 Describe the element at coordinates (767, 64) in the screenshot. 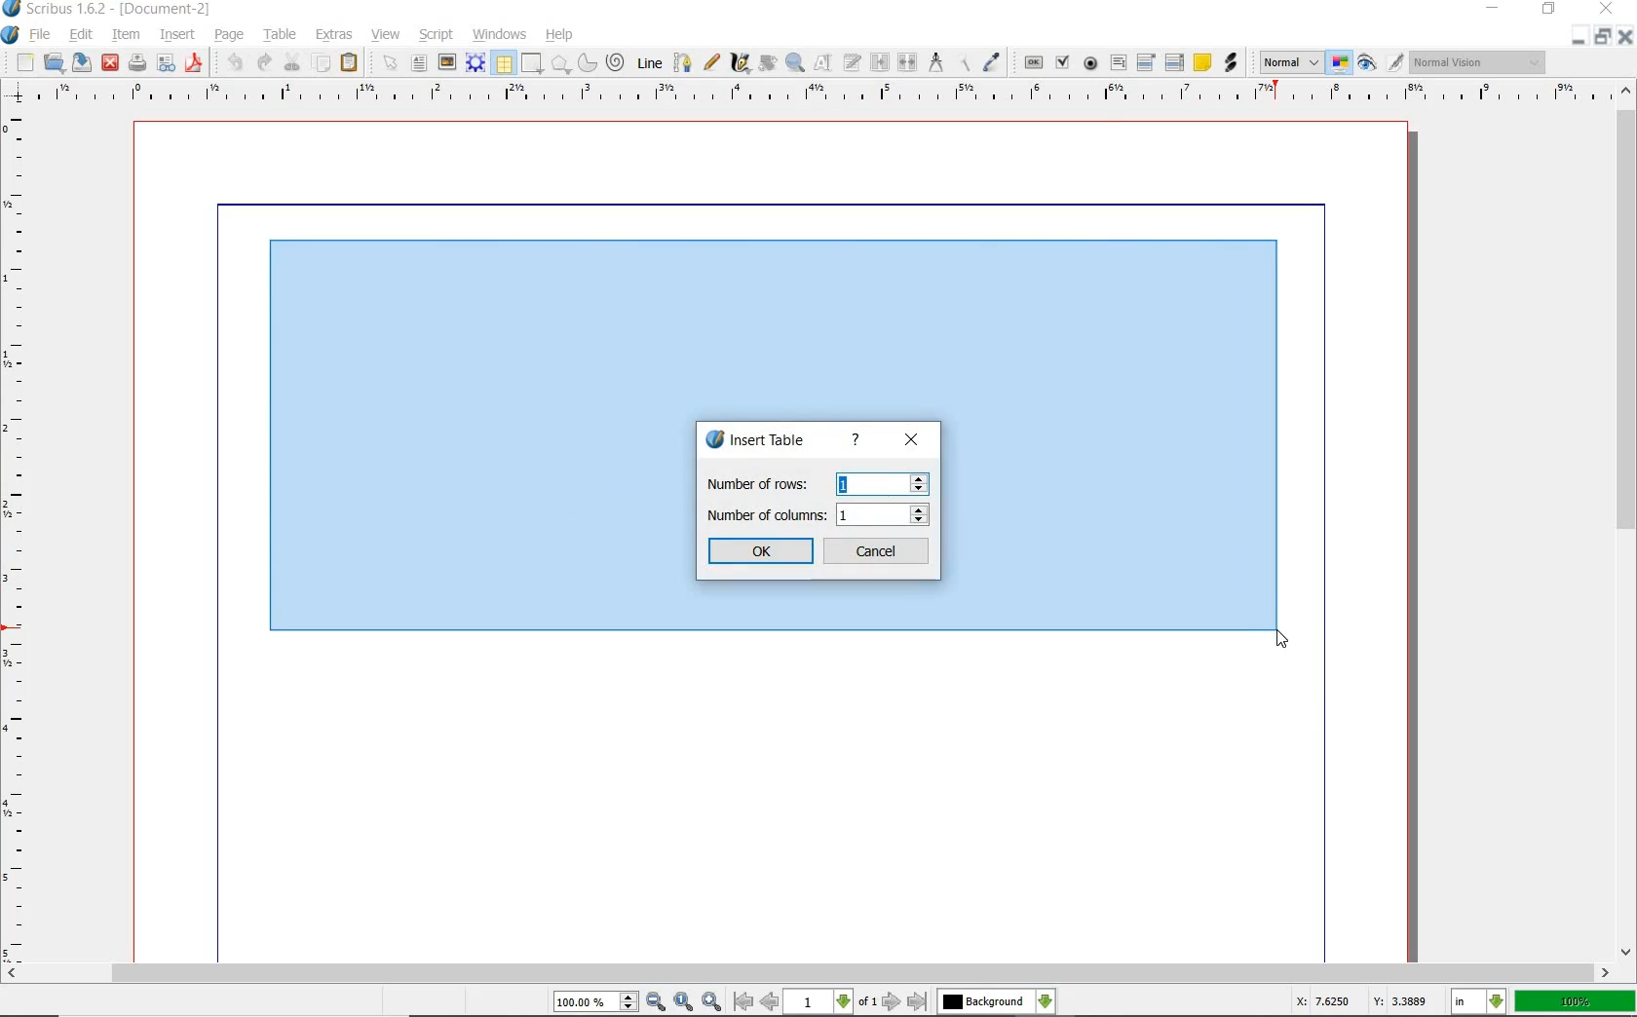

I see `rotate item` at that location.